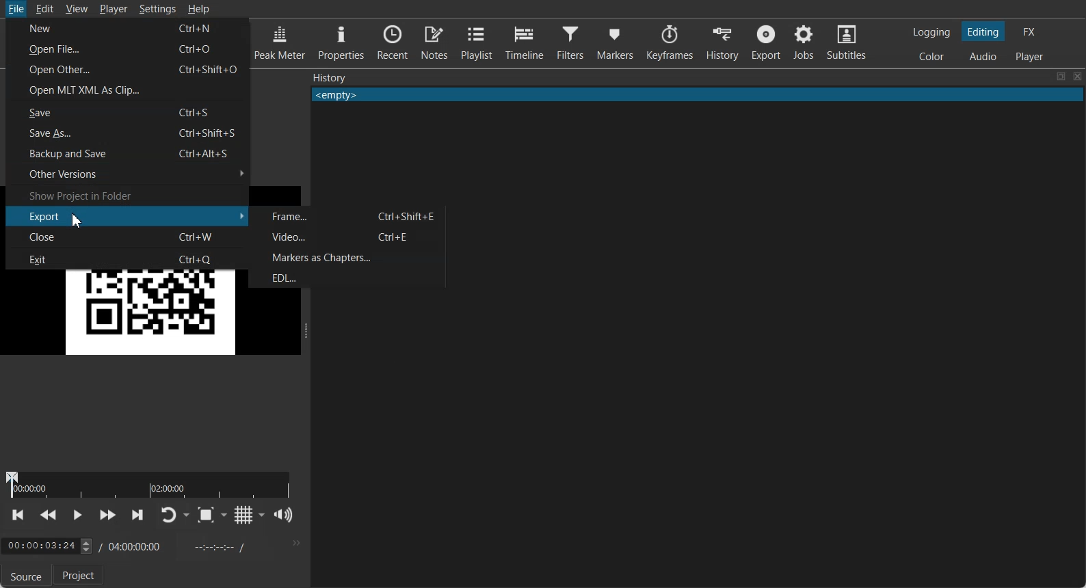 This screenshot has height=588, width=1086. What do you see at coordinates (408, 215) in the screenshot?
I see `Ctrl+Shift+E` at bounding box center [408, 215].